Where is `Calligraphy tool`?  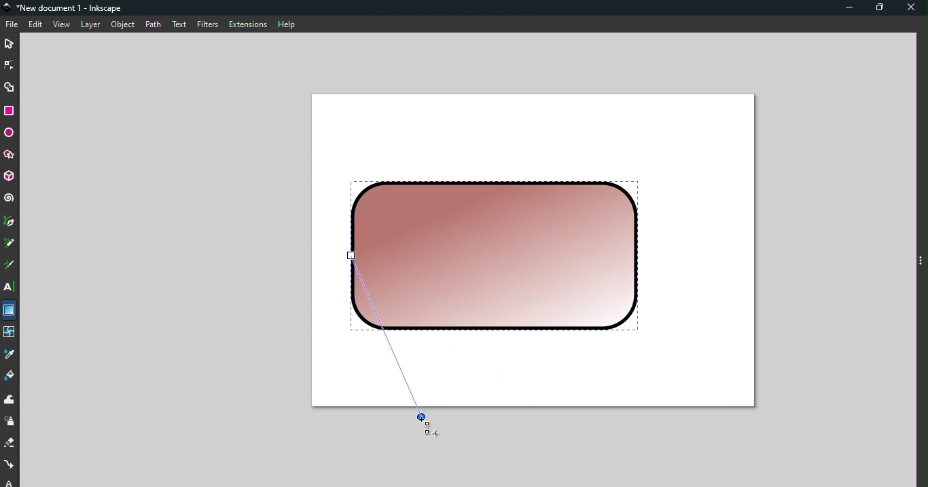 Calligraphy tool is located at coordinates (9, 267).